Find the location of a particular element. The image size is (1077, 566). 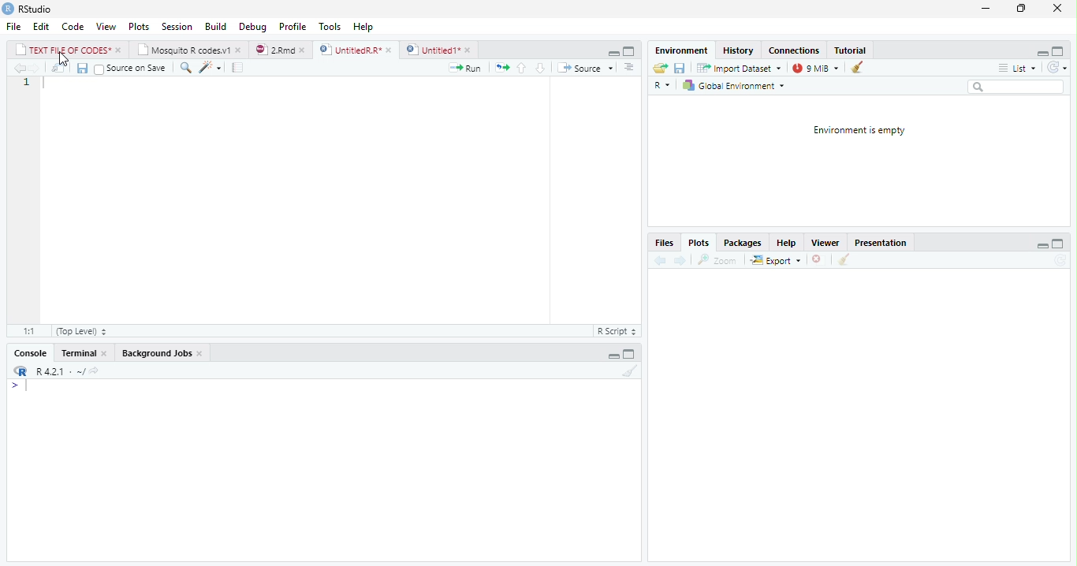

go forward is located at coordinates (680, 262).